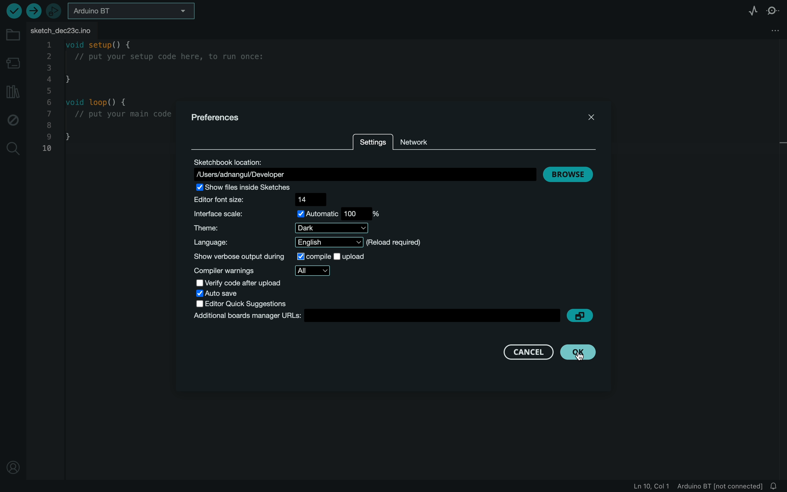  What do you see at coordinates (260, 270) in the screenshot?
I see `warnings` at bounding box center [260, 270].